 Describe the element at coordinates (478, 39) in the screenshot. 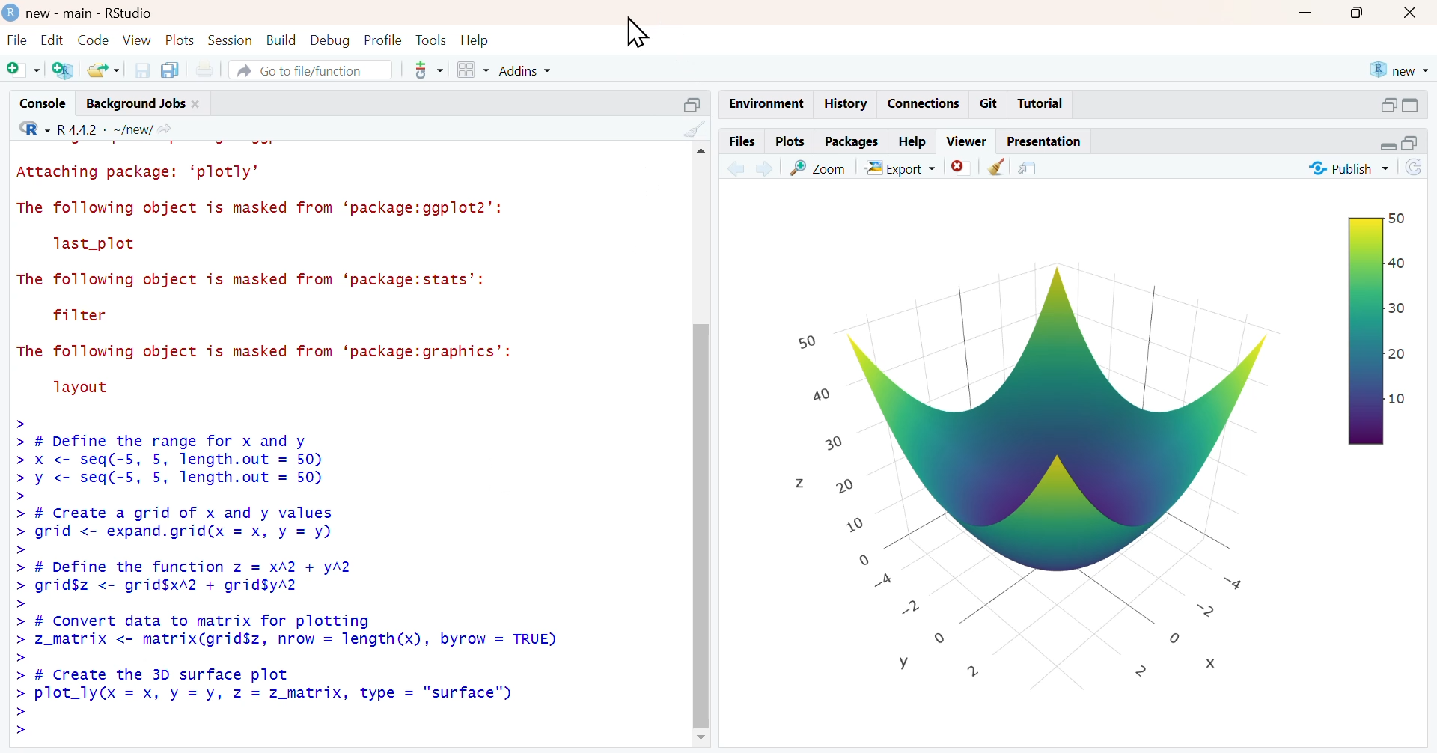

I see `help` at that location.